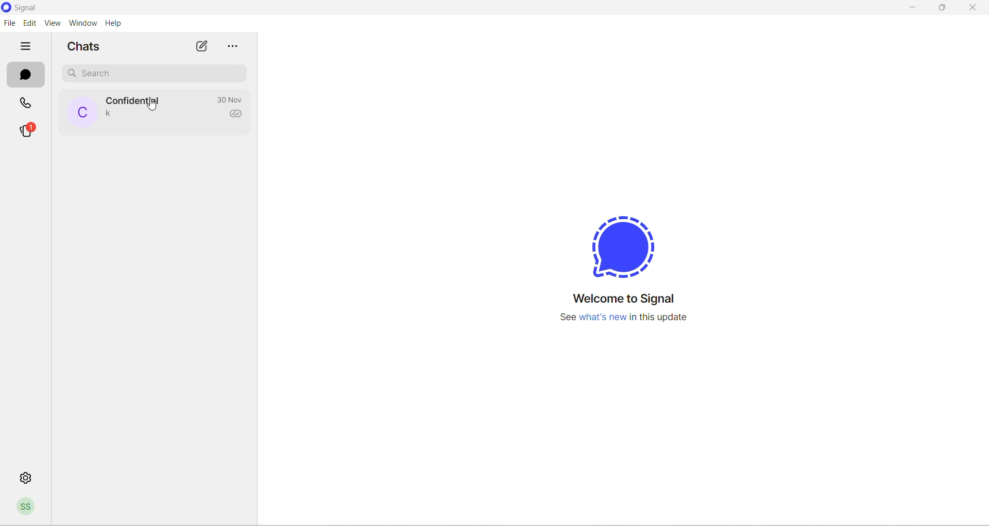  Describe the element at coordinates (112, 114) in the screenshot. I see `last message` at that location.